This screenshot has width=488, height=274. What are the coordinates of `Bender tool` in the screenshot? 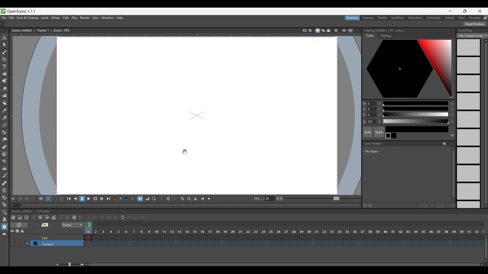 It's located at (4, 161).